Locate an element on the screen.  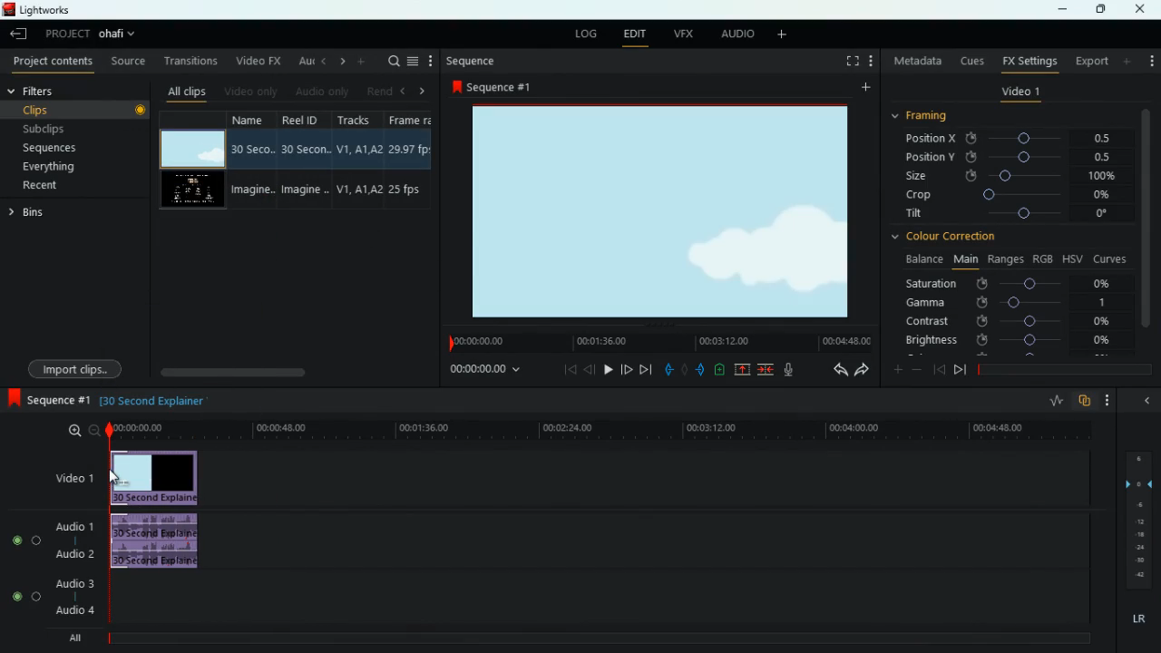
framing is located at coordinates (922, 116).